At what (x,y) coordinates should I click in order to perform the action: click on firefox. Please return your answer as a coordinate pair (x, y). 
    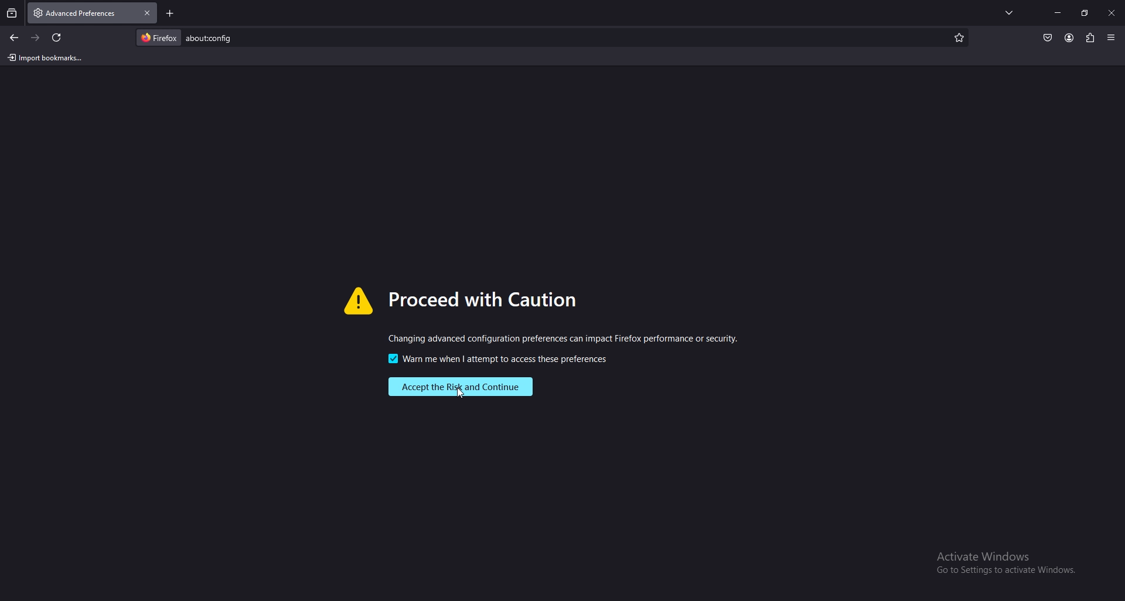
    Looking at the image, I should click on (159, 37).